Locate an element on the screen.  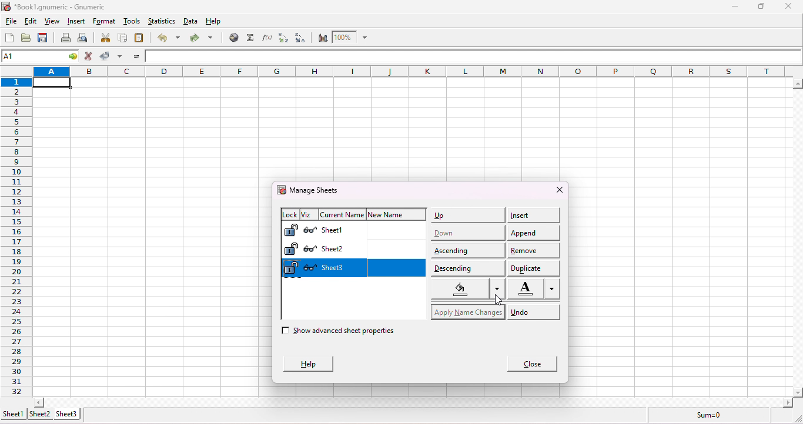
formula bar is located at coordinates (473, 56).